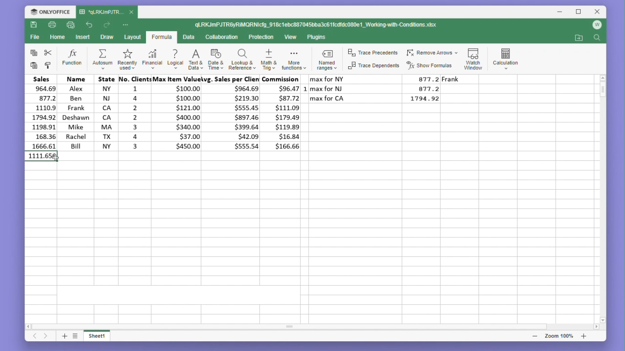 The height and width of the screenshot is (351, 625). Describe the element at coordinates (221, 37) in the screenshot. I see `Collaboration` at that location.